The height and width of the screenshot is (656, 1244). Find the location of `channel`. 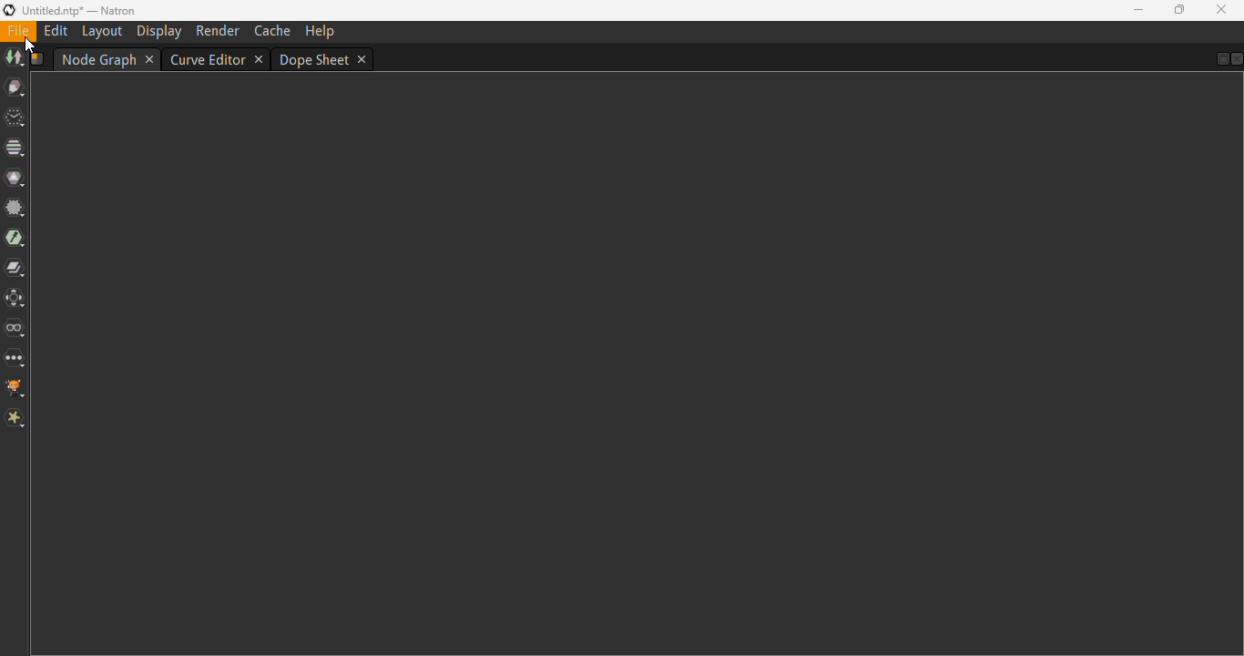

channel is located at coordinates (14, 148).